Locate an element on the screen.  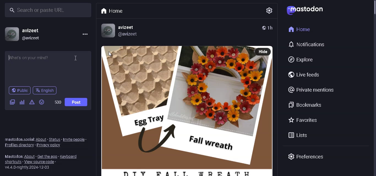
LOGO is located at coordinates (306, 10).